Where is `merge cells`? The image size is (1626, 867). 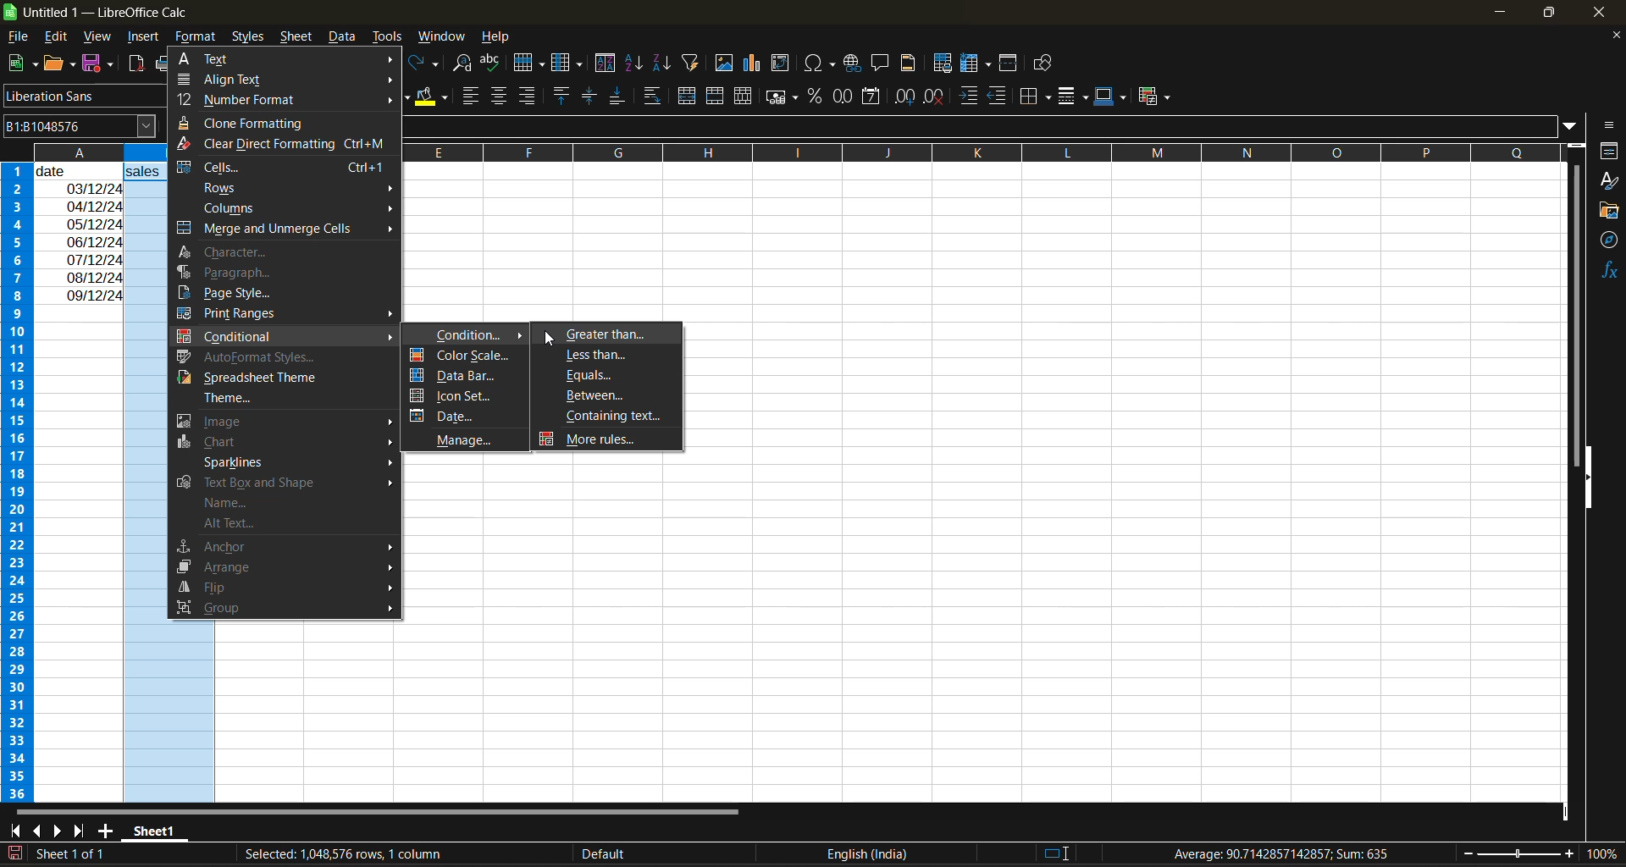 merge cells is located at coordinates (716, 96).